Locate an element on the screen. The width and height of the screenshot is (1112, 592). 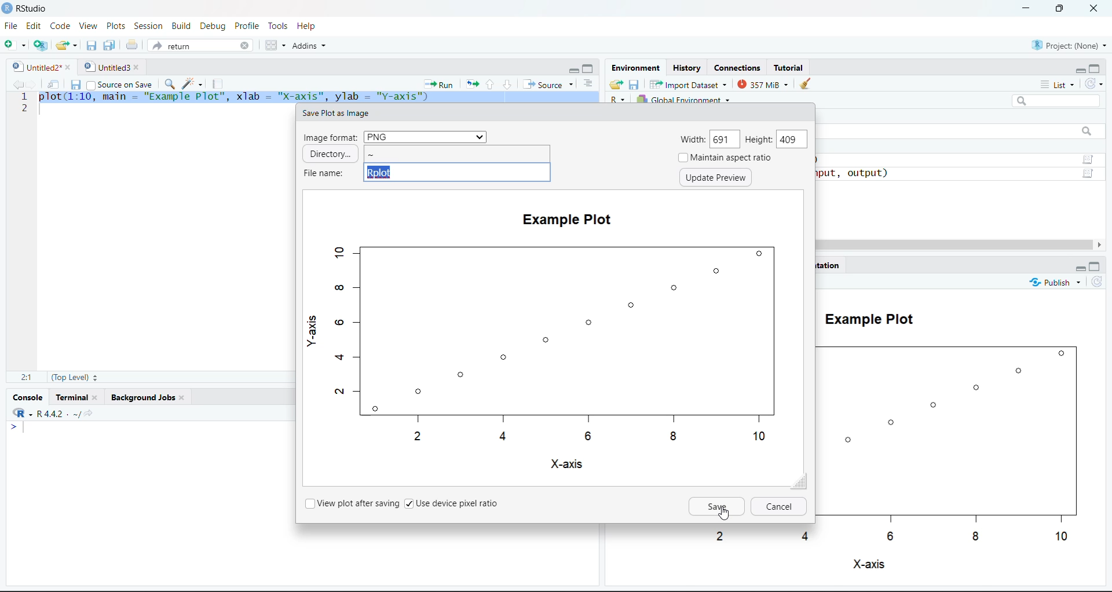
return is located at coordinates (199, 45).